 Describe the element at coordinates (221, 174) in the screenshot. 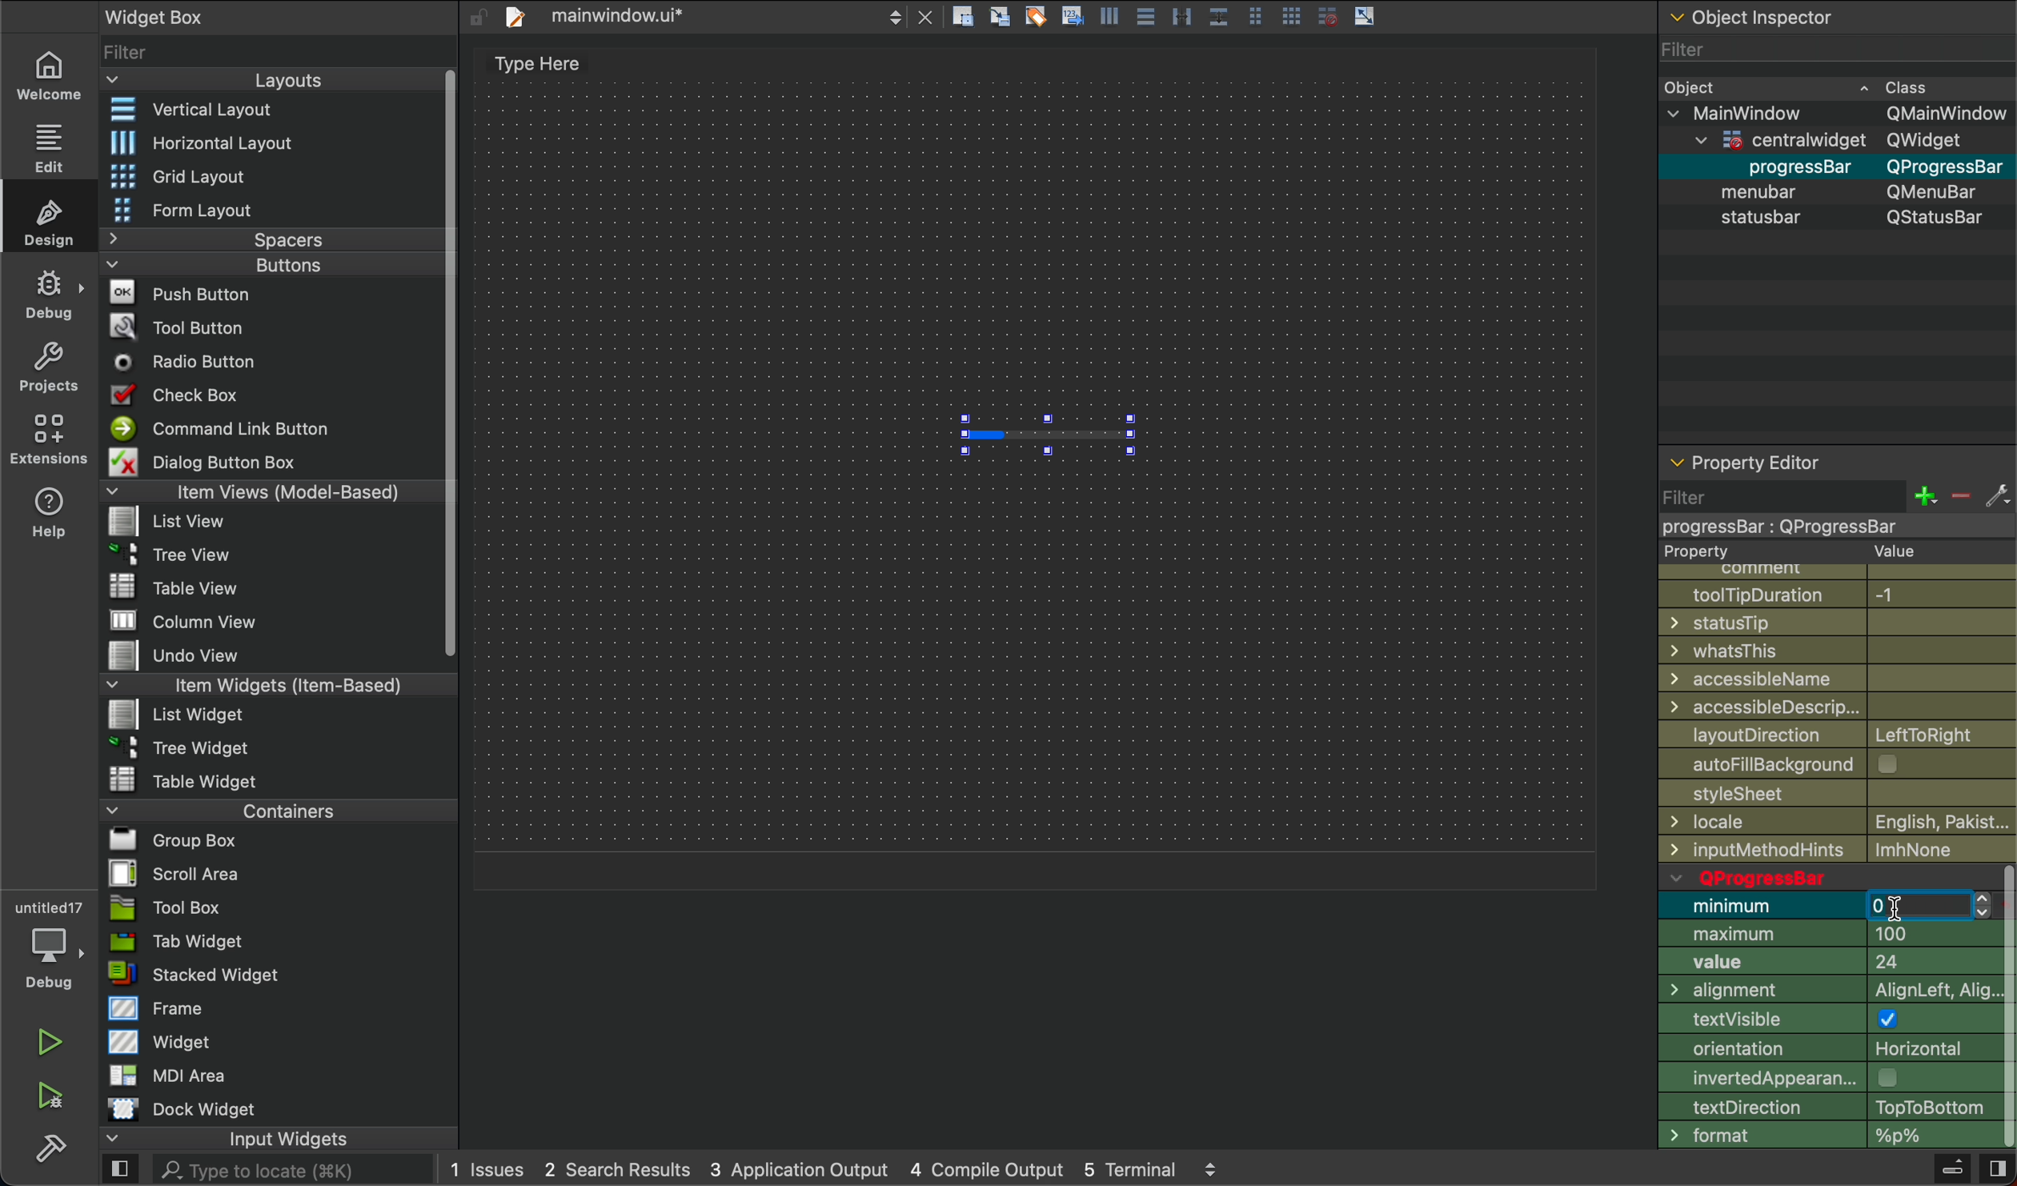

I see `Grid Layout` at that location.